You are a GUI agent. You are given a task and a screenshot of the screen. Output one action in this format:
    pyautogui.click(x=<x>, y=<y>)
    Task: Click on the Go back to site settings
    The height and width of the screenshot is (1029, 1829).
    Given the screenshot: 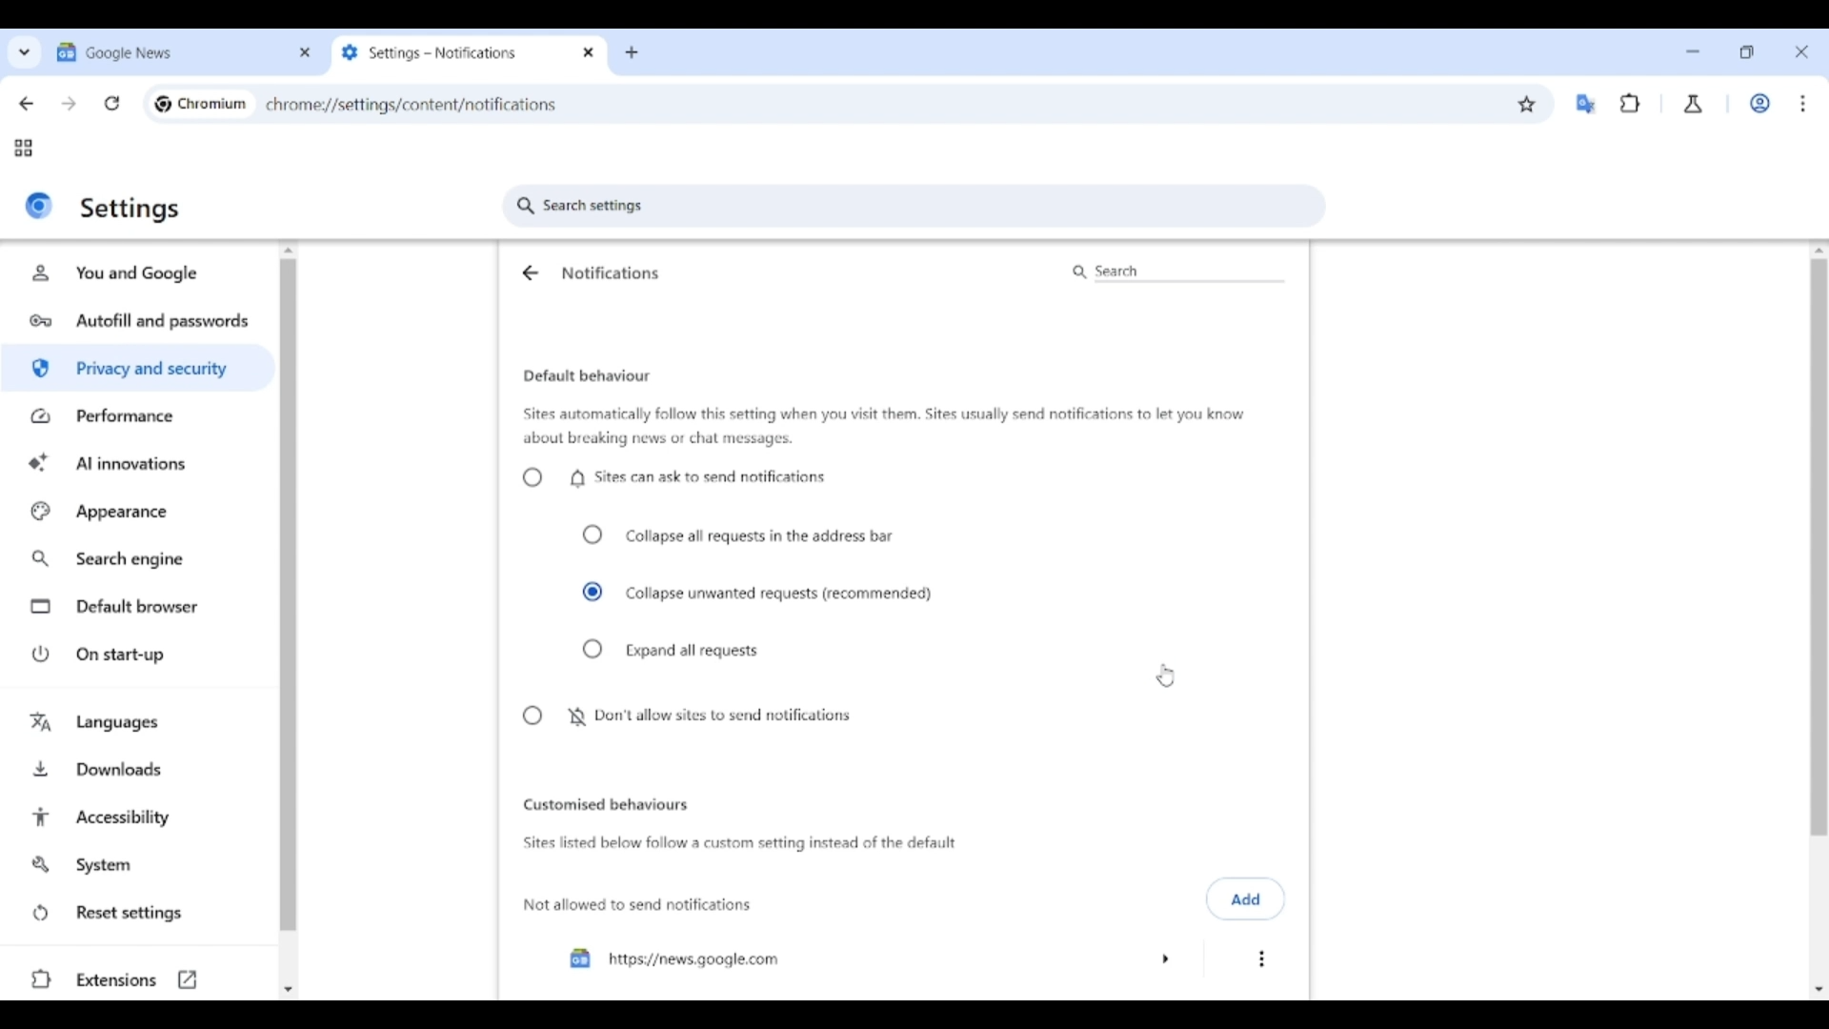 What is the action you would take?
    pyautogui.click(x=529, y=272)
    